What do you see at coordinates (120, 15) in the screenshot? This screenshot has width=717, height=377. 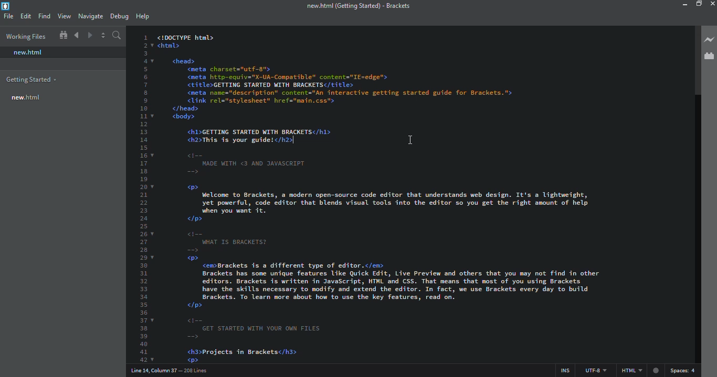 I see `debug` at bounding box center [120, 15].